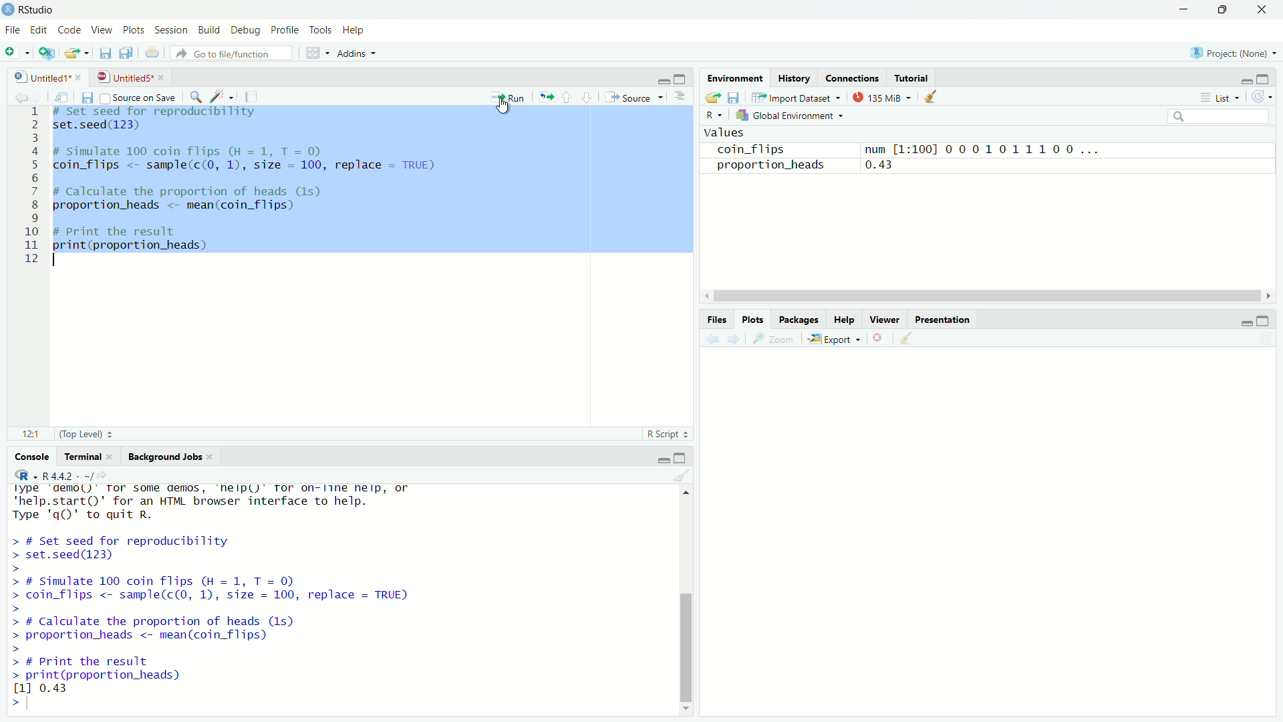 This screenshot has width=1283, height=722. Describe the element at coordinates (128, 53) in the screenshot. I see `save all open documents` at that location.